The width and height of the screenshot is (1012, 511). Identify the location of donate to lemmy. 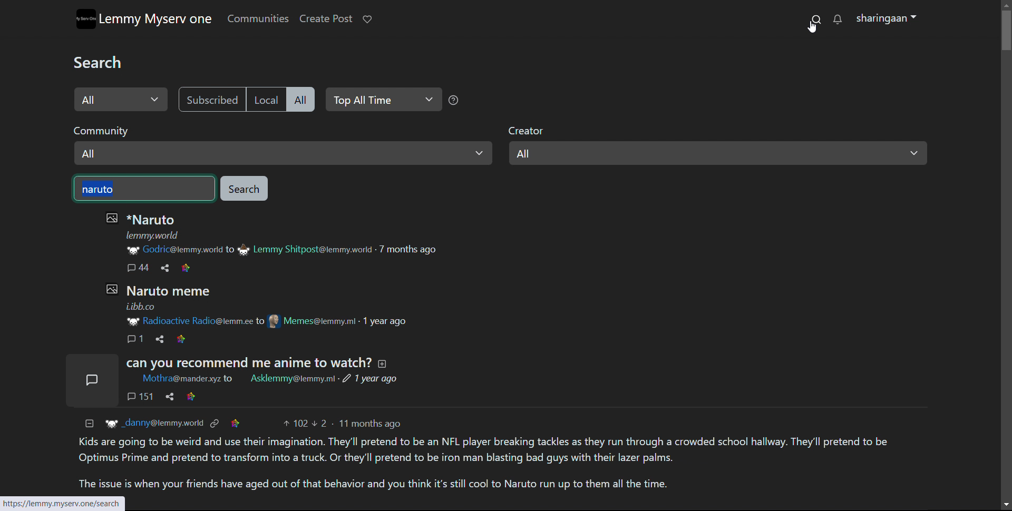
(366, 19).